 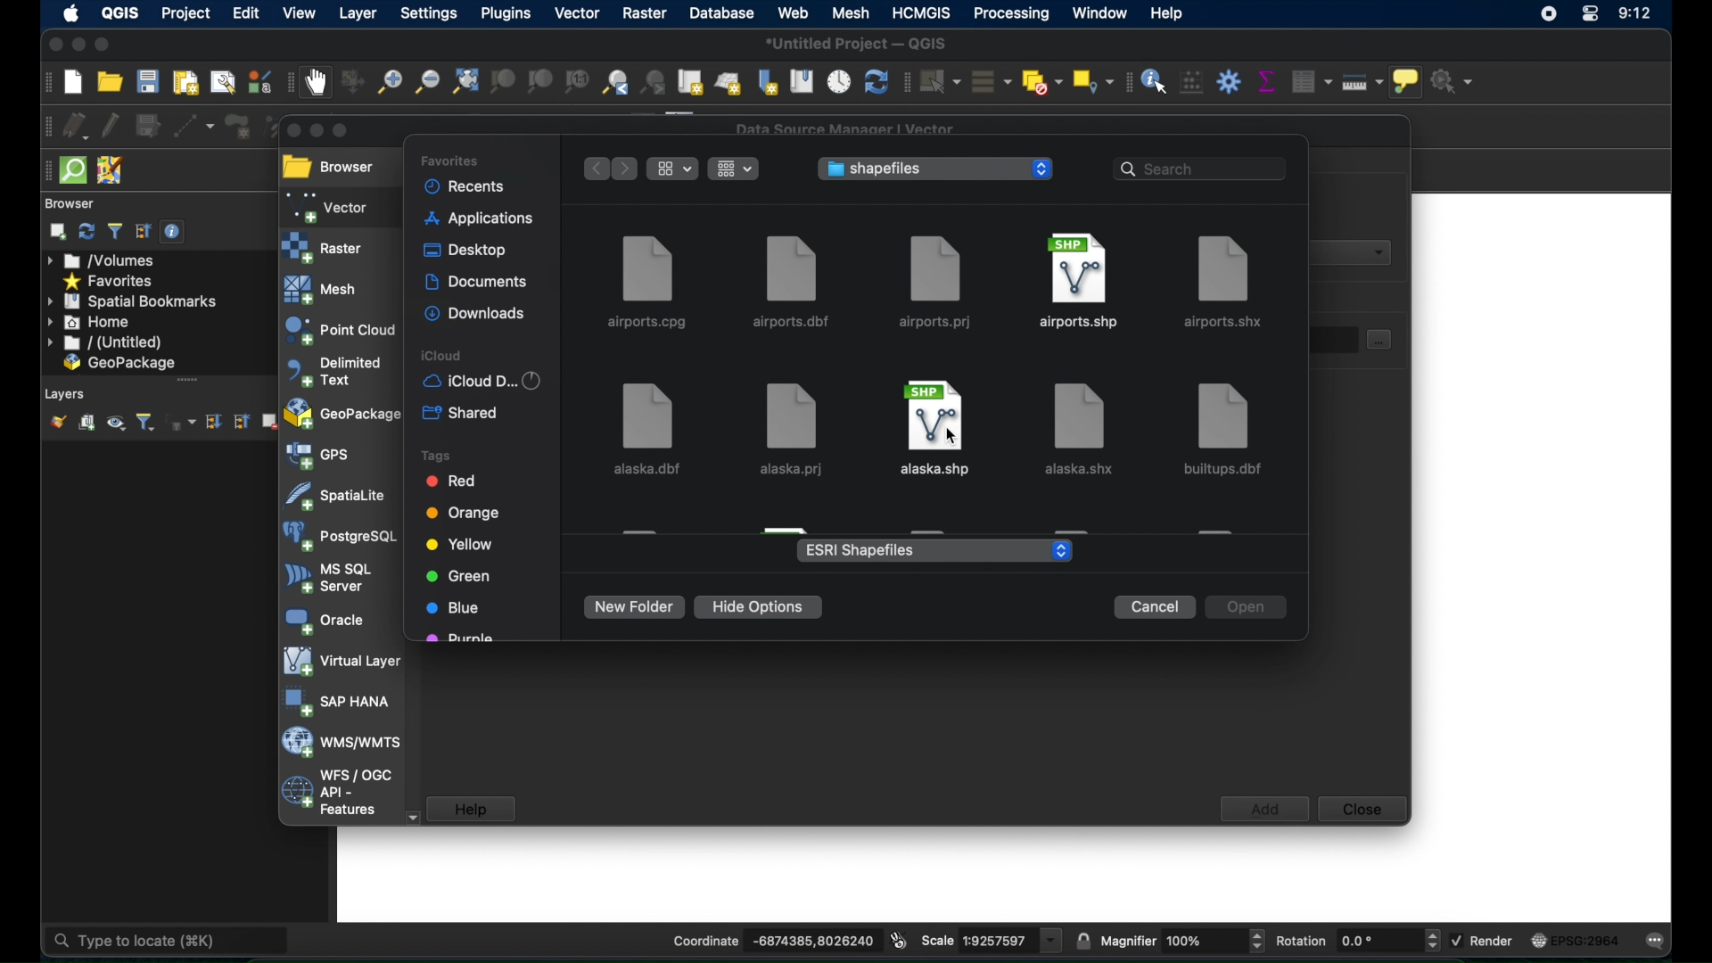 What do you see at coordinates (1363, 83) in the screenshot?
I see `measure line` at bounding box center [1363, 83].